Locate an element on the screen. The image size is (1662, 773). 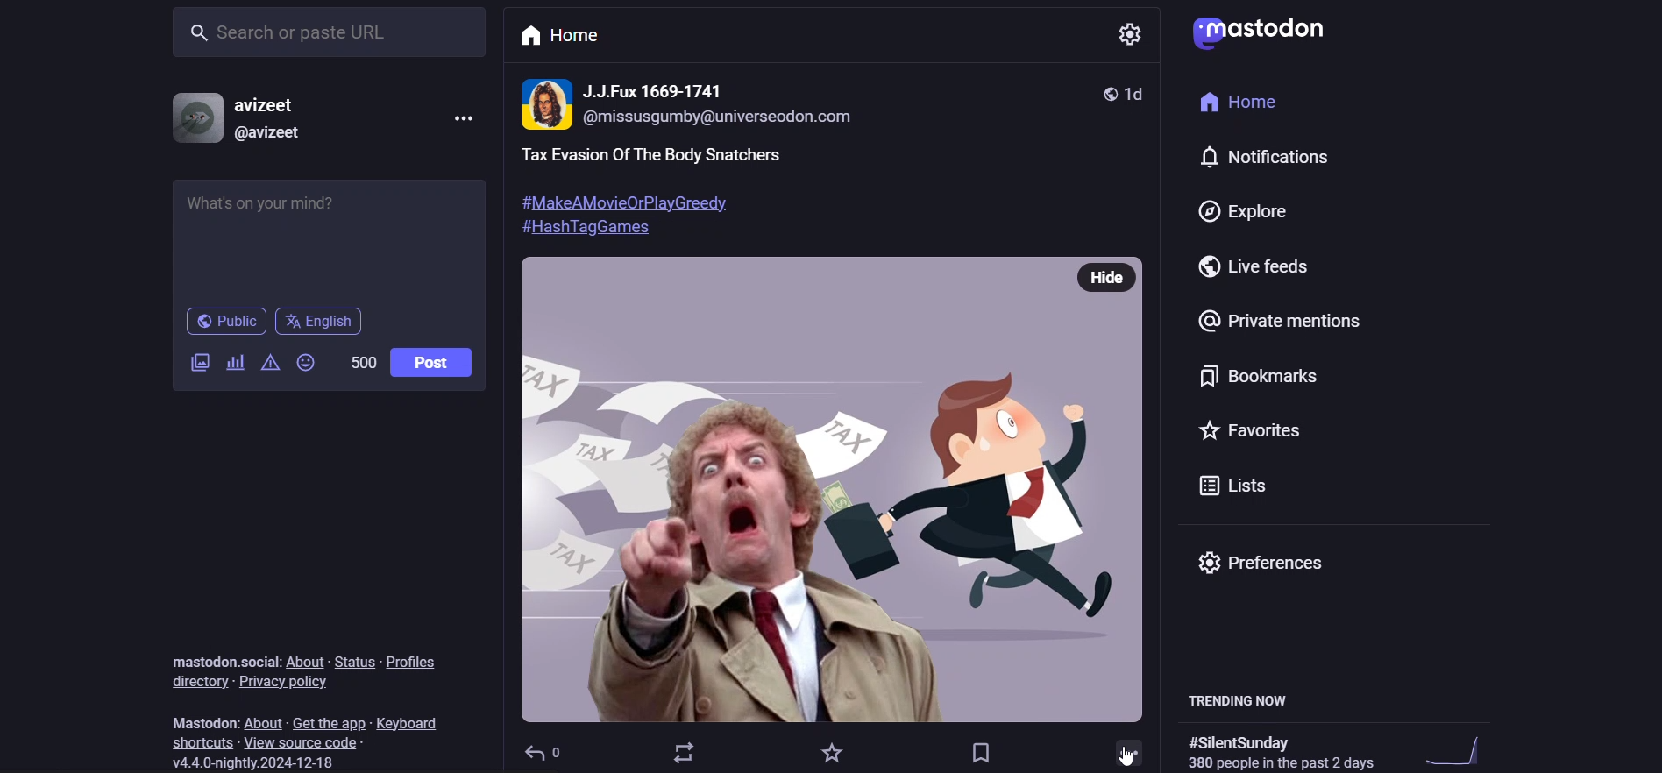
avizeet is located at coordinates (268, 108).